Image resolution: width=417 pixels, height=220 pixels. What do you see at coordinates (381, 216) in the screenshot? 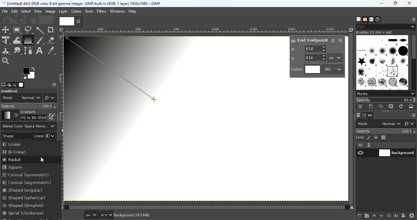
I see `Lower this layer one step in the layer stack` at bounding box center [381, 216].